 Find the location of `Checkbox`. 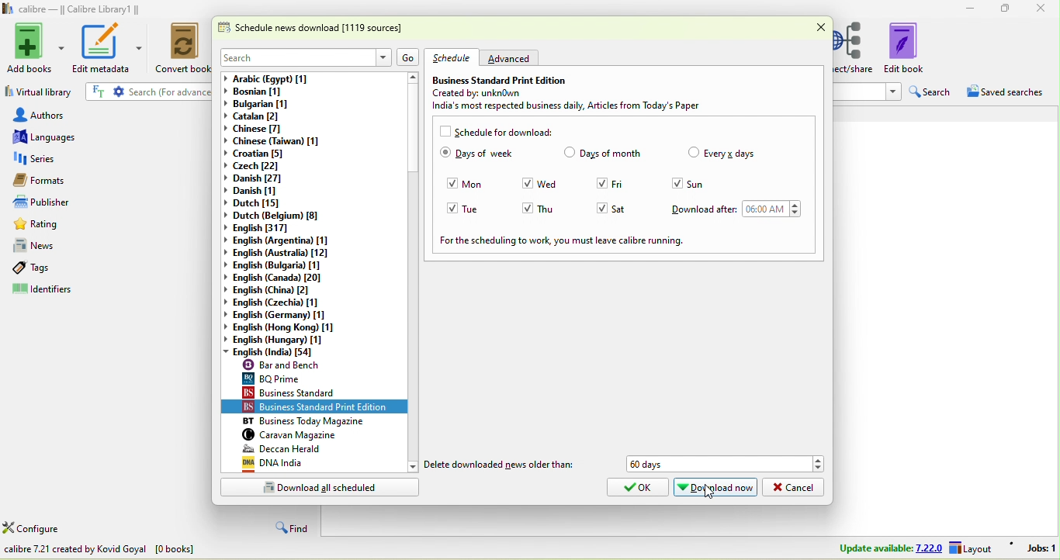

Checkbox is located at coordinates (674, 185).